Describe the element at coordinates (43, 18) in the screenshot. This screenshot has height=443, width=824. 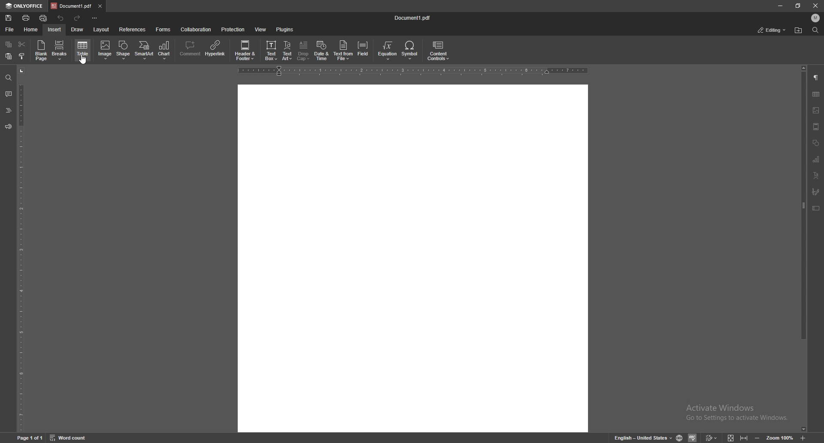
I see `quick print` at that location.